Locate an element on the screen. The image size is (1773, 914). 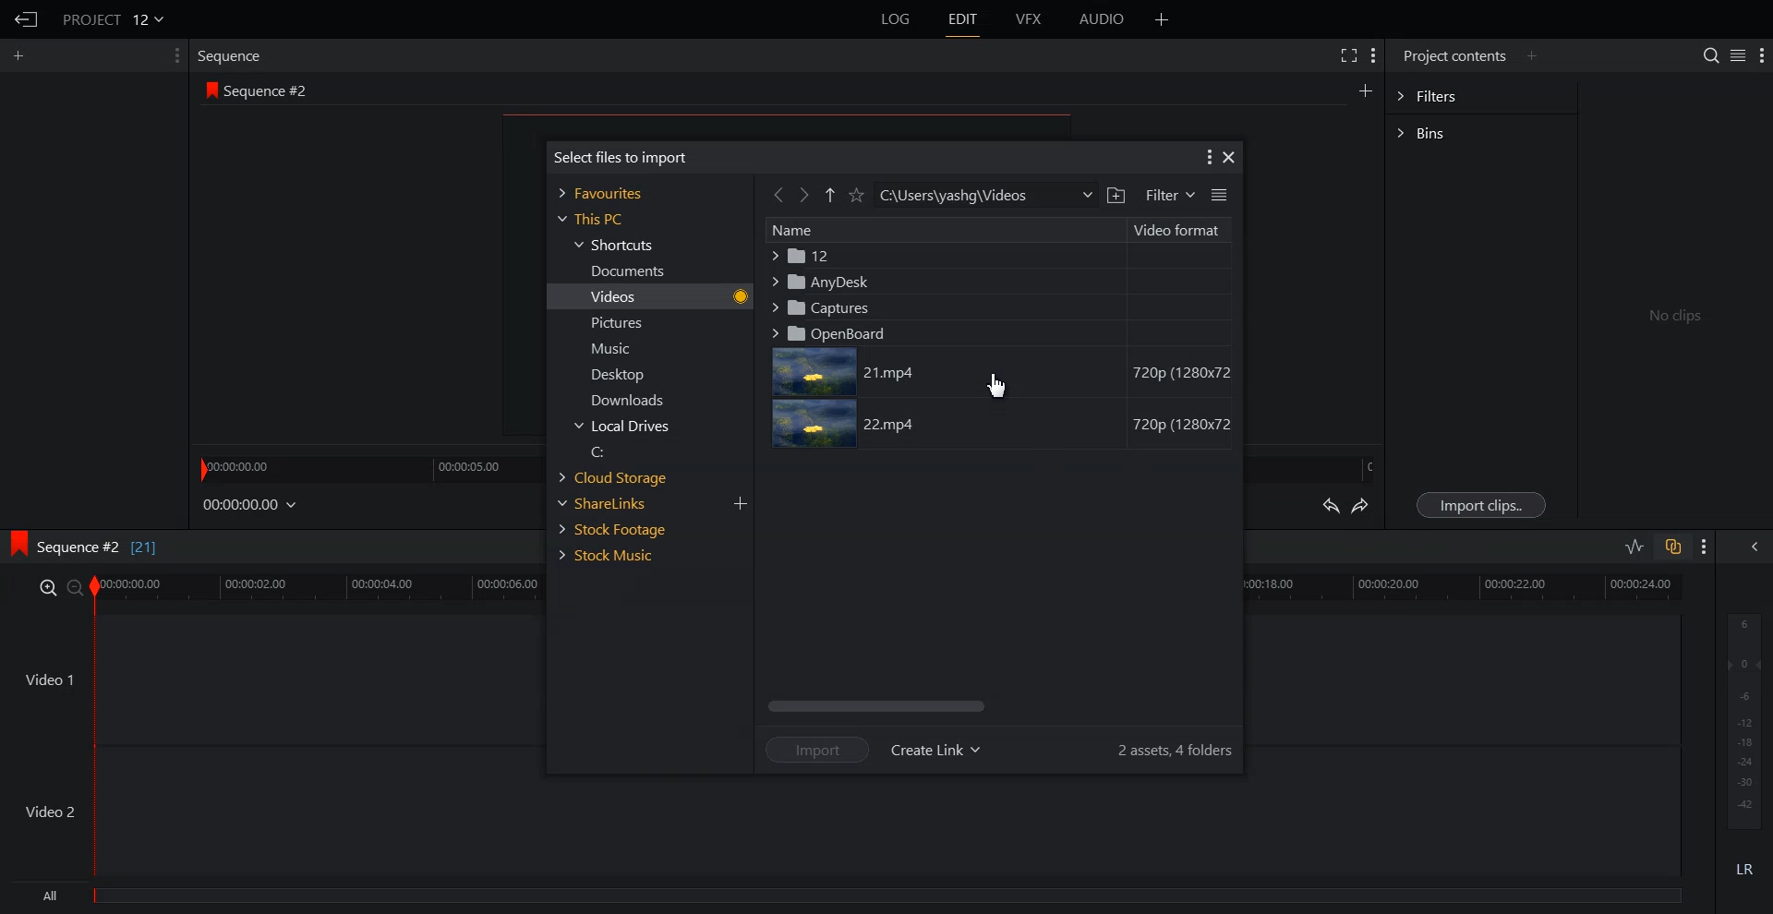
Favorites is located at coordinates (604, 192).